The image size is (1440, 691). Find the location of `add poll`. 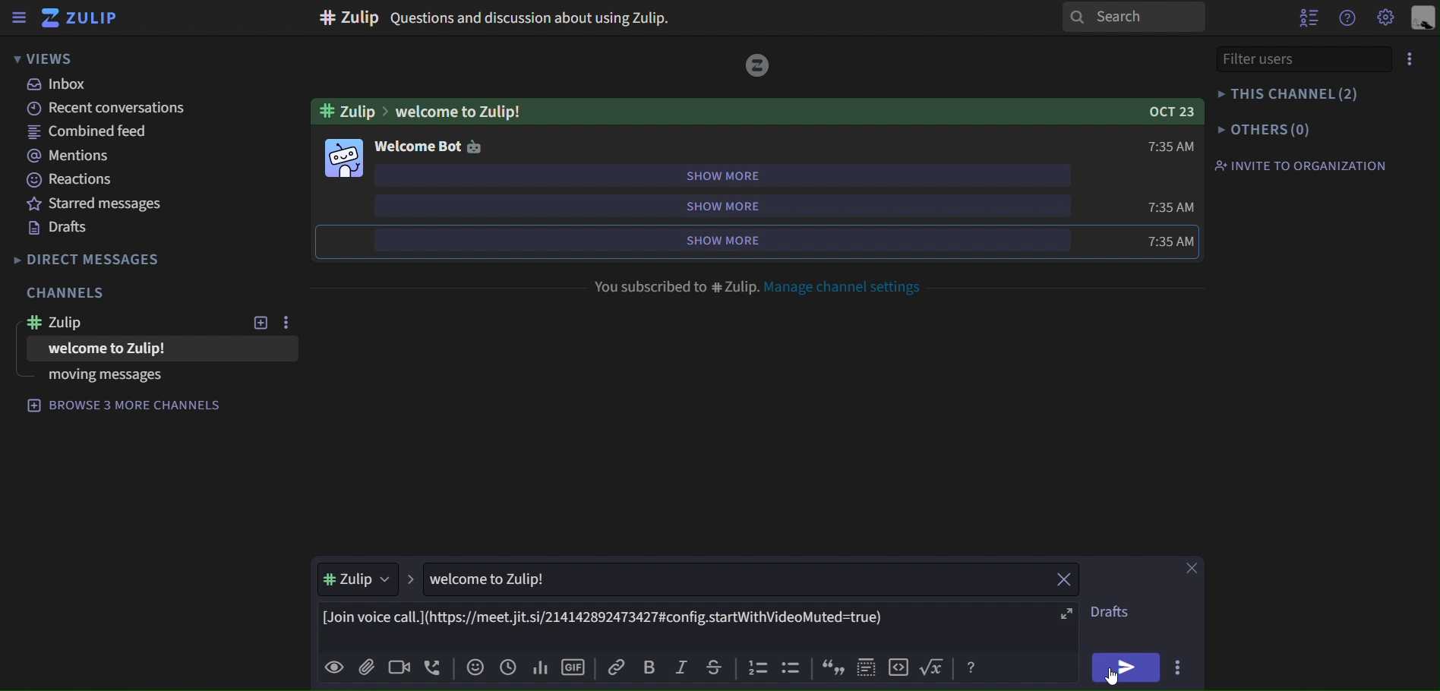

add poll is located at coordinates (538, 667).